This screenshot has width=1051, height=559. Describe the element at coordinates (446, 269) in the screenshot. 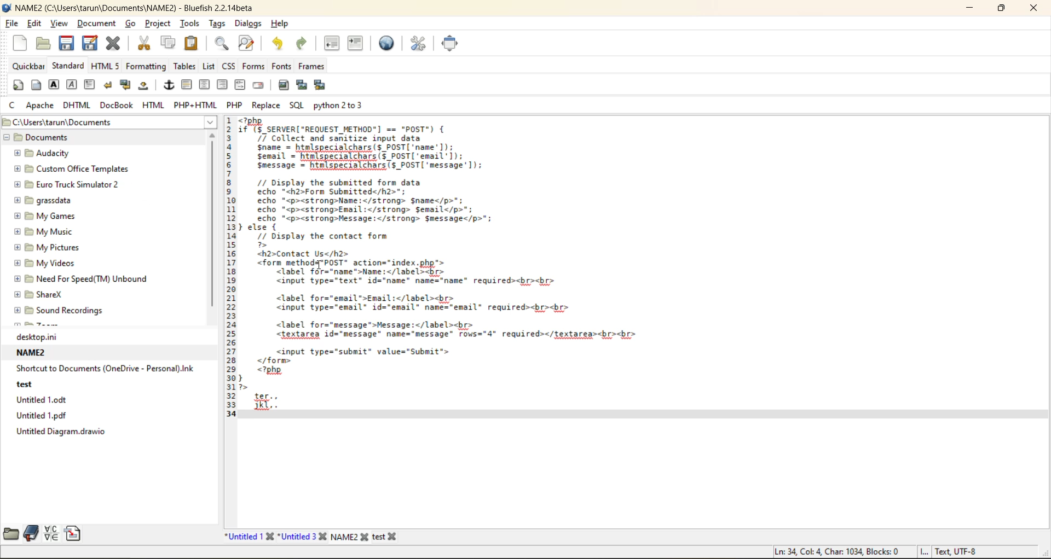

I see `code editor` at that location.